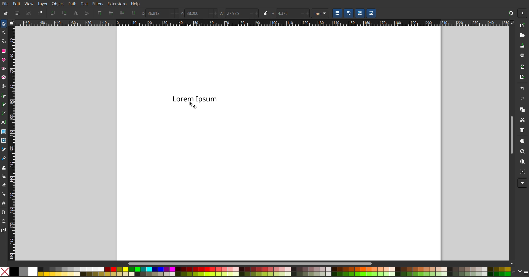 This screenshot has height=277, width=529. Describe the element at coordinates (4, 148) in the screenshot. I see `Dropper Tool` at that location.